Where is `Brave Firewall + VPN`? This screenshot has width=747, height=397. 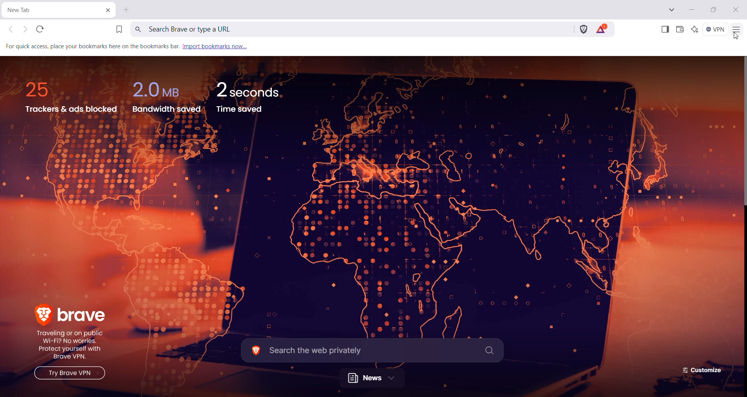 Brave Firewall + VPN is located at coordinates (715, 29).